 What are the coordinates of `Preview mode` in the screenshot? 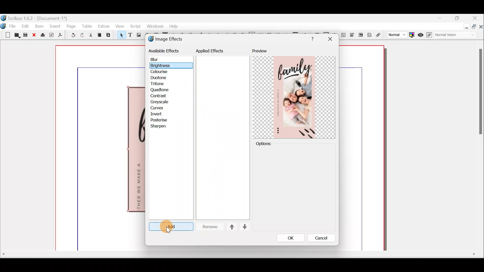 It's located at (421, 34).